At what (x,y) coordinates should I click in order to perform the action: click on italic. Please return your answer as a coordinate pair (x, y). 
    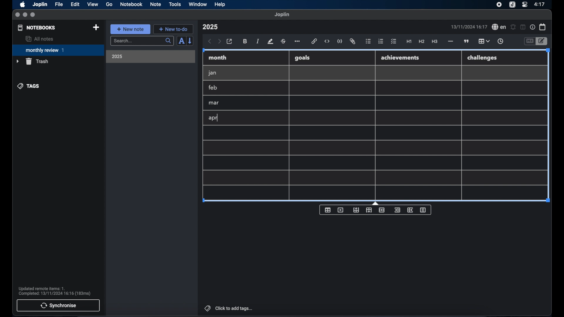
    Looking at the image, I should click on (258, 41).